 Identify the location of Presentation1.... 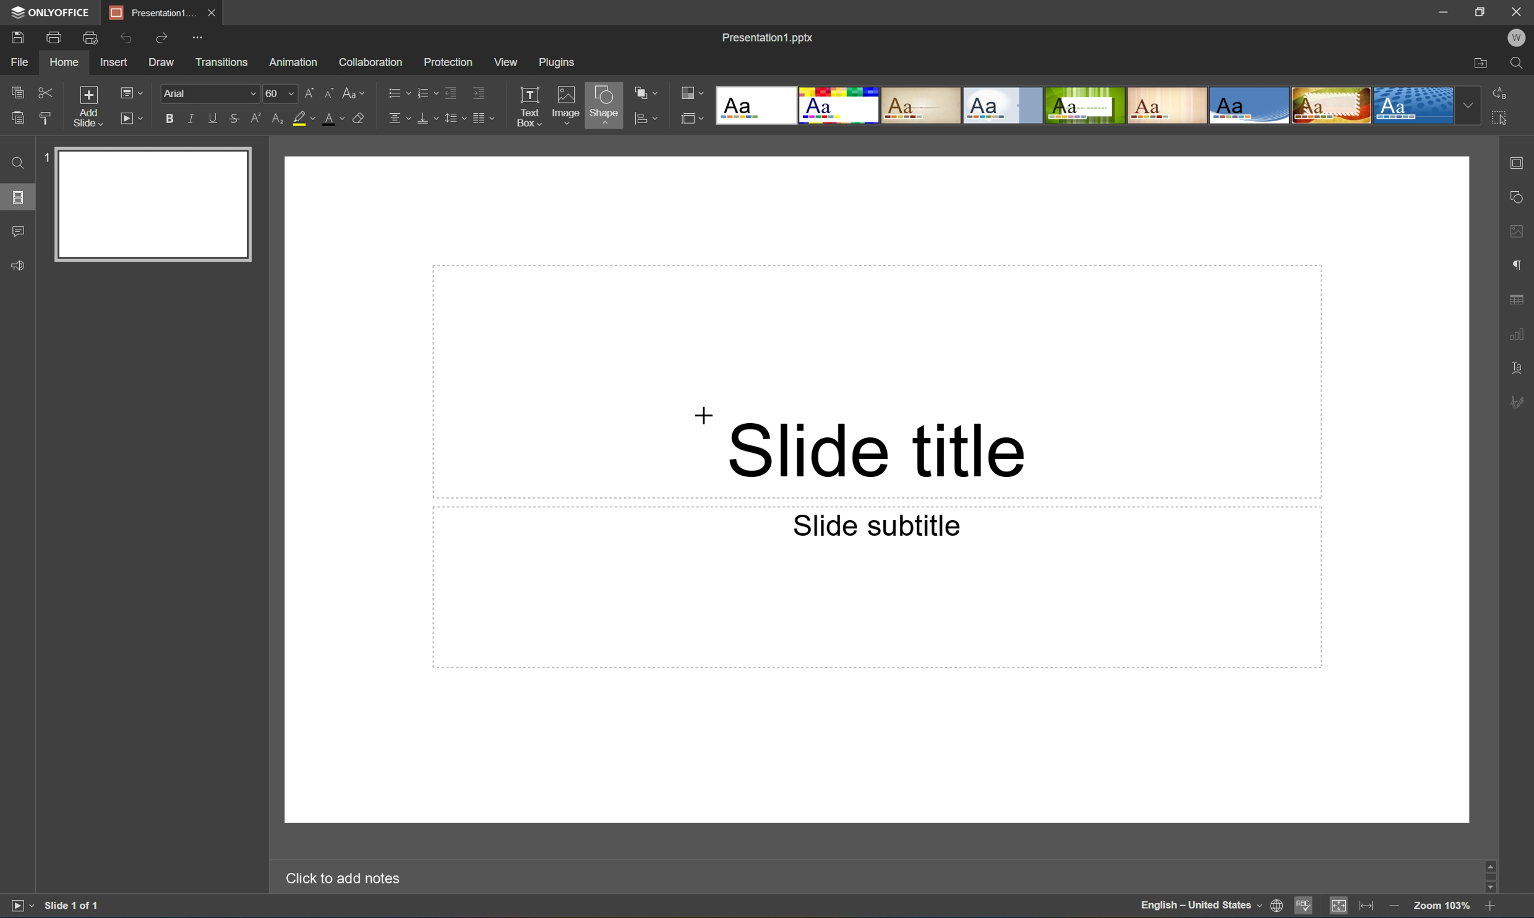
(148, 12).